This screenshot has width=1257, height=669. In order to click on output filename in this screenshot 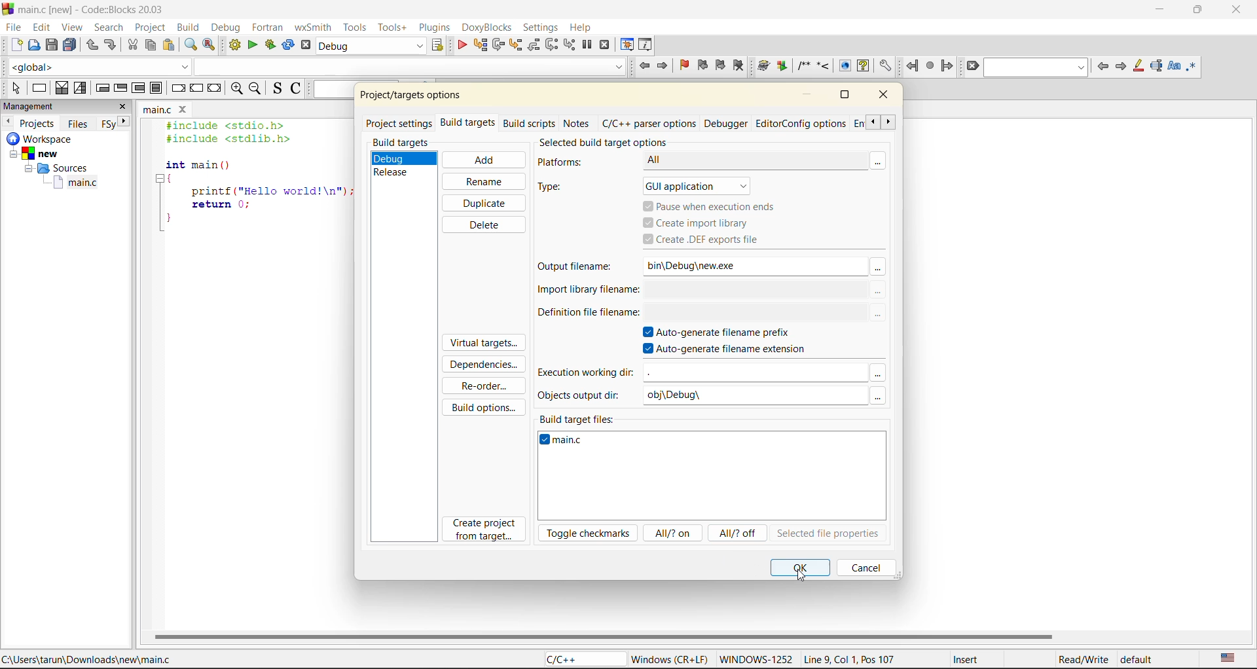, I will do `click(576, 266)`.